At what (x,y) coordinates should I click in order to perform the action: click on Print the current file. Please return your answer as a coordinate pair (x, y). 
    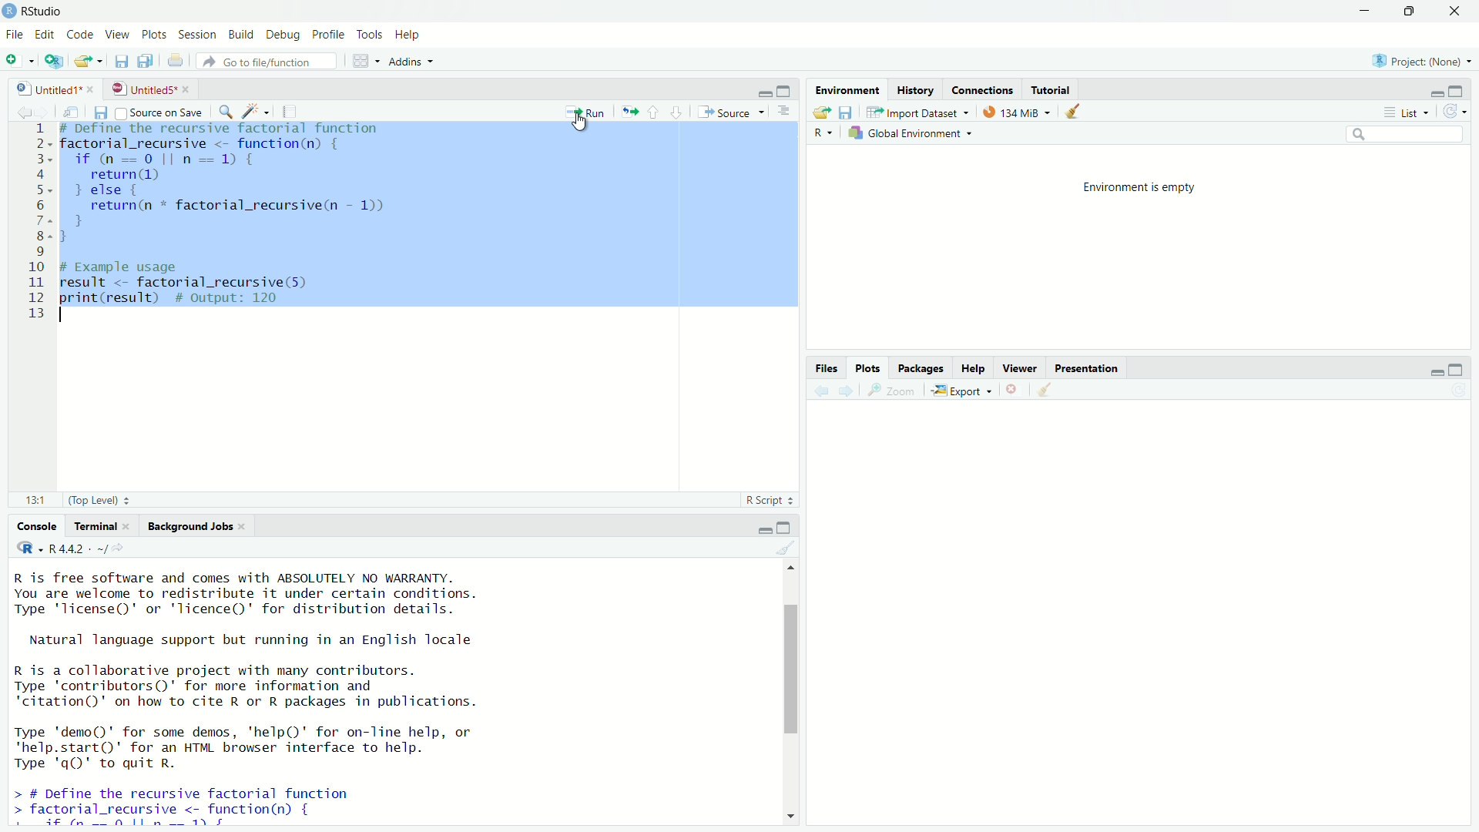
    Looking at the image, I should click on (181, 64).